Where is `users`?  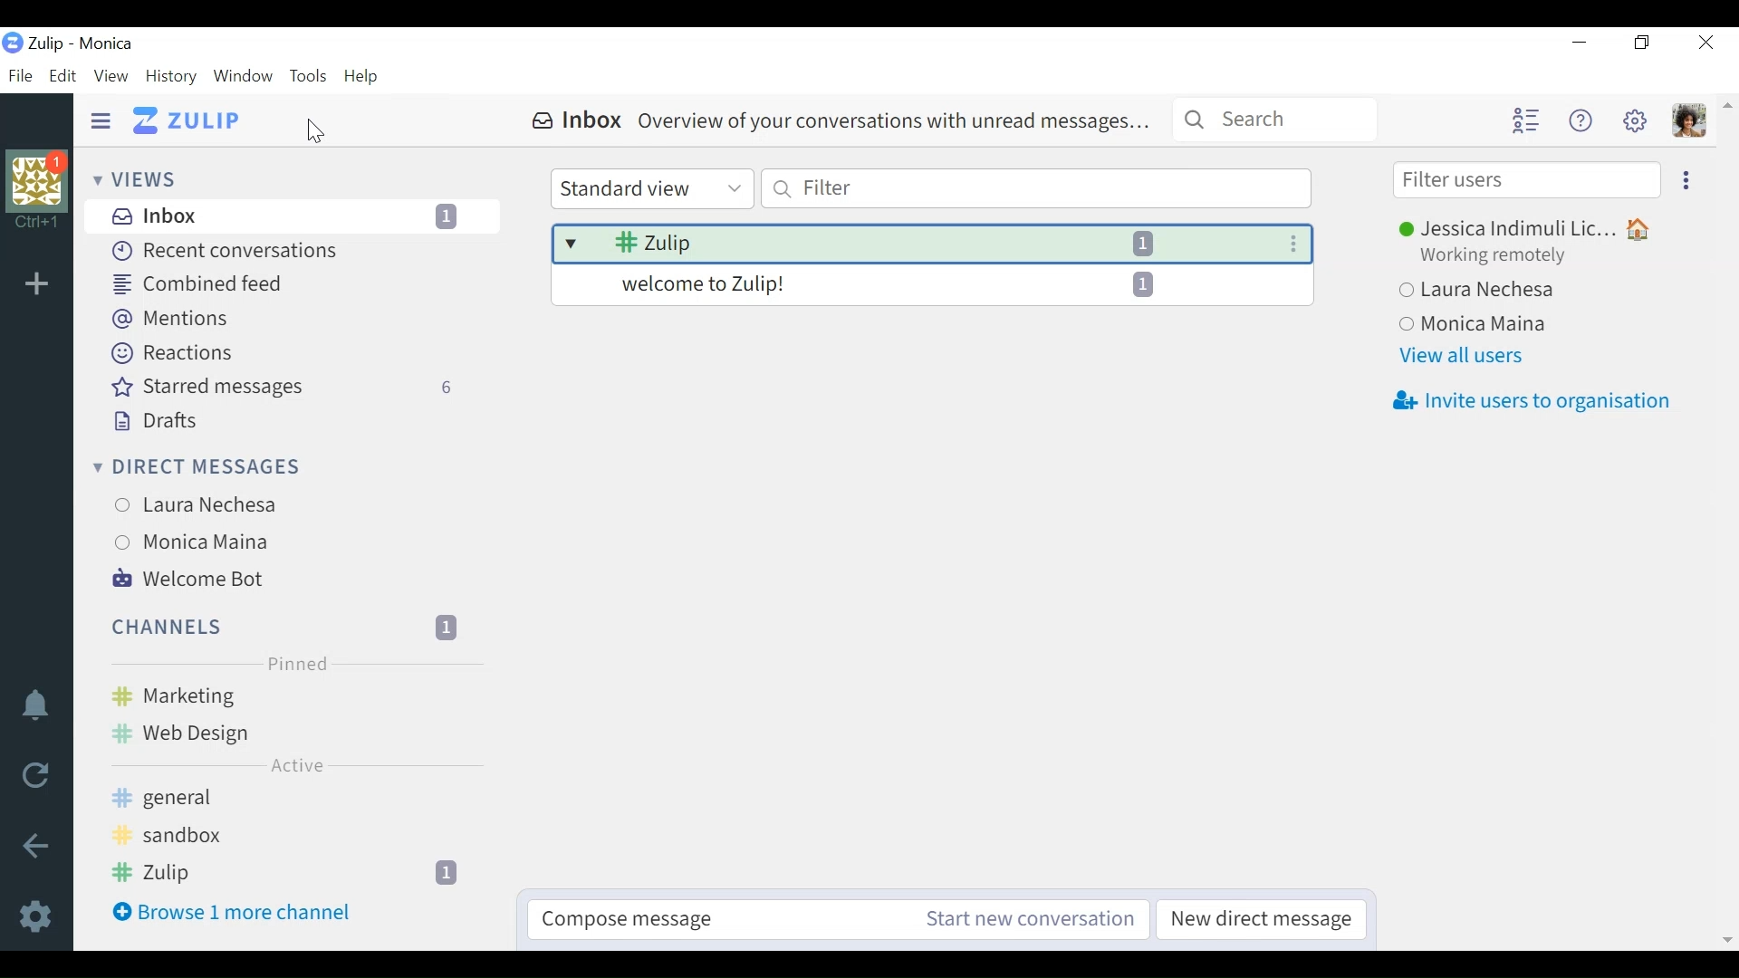
users is located at coordinates (207, 541).